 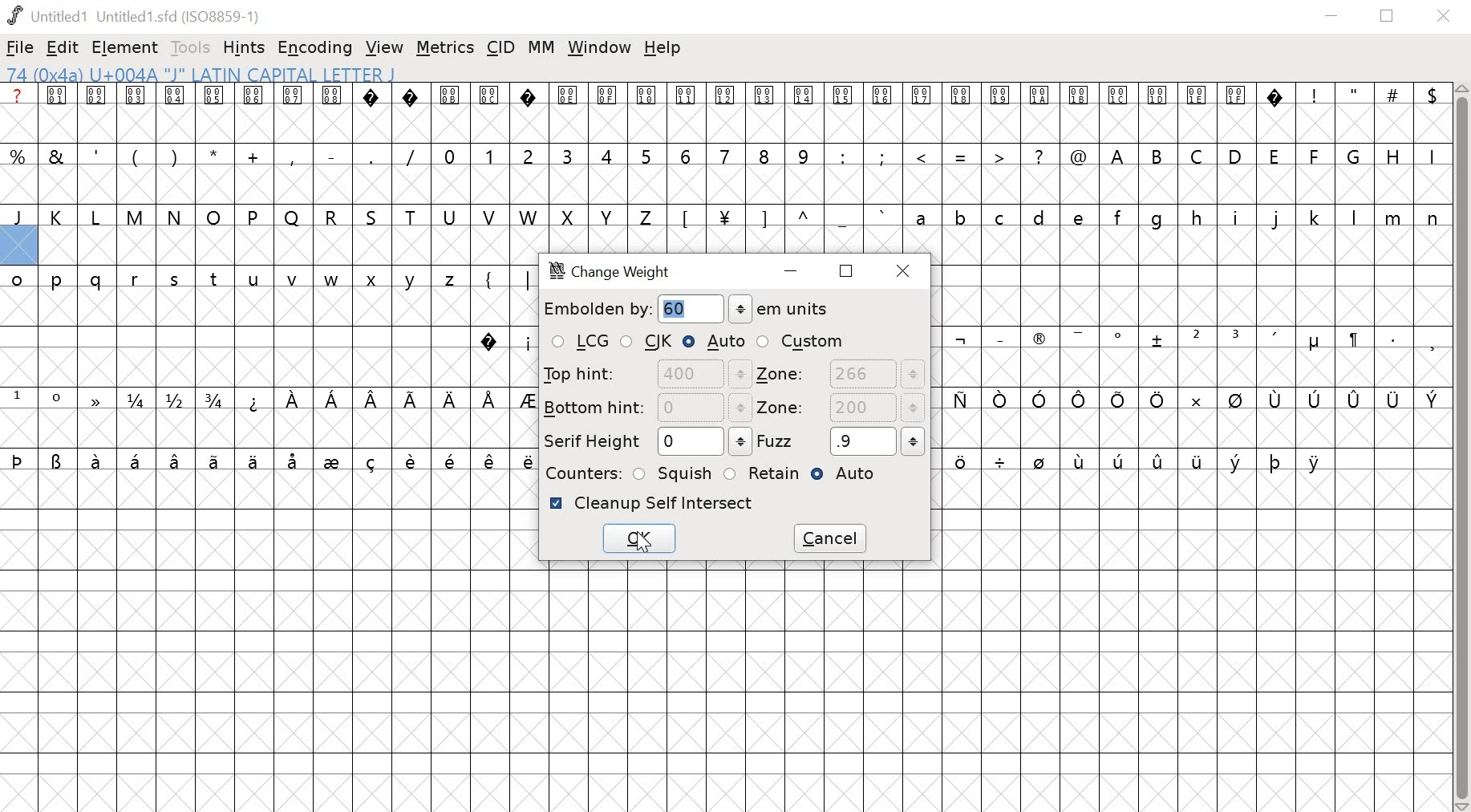 I want to click on restore down, so click(x=847, y=270).